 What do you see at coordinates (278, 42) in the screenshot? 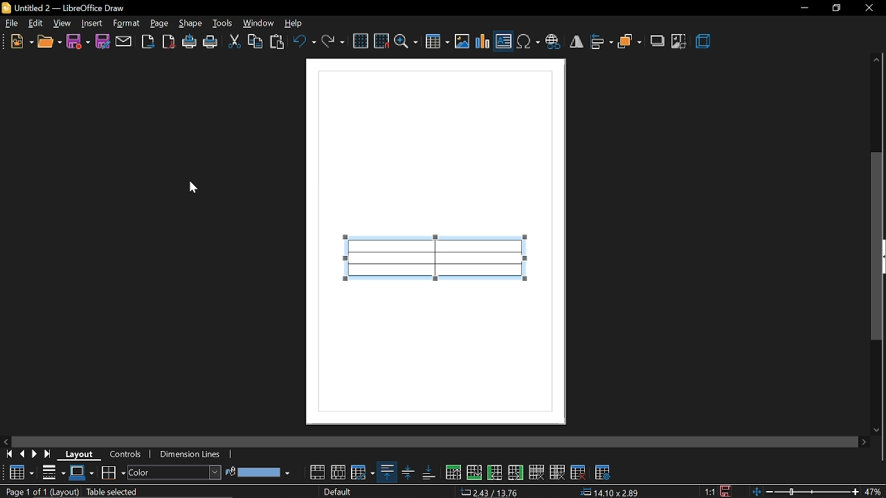
I see `paste` at bounding box center [278, 42].